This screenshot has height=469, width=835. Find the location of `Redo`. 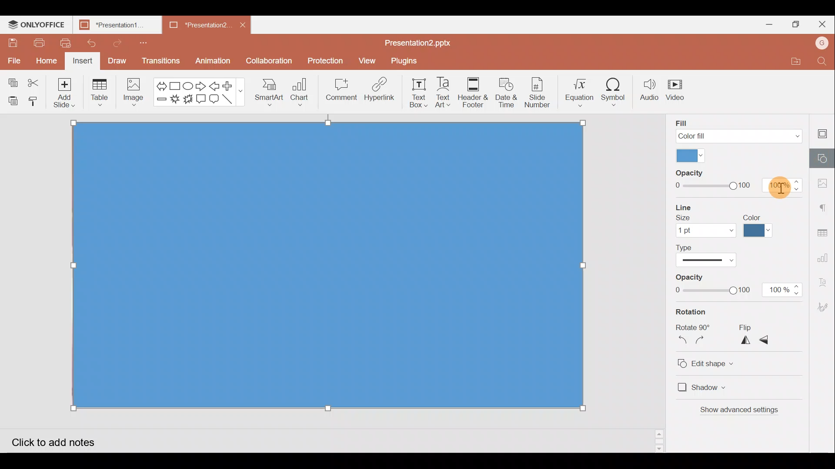

Redo is located at coordinates (119, 43).